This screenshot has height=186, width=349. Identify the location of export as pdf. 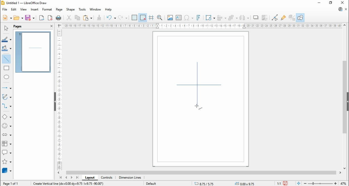
(50, 18).